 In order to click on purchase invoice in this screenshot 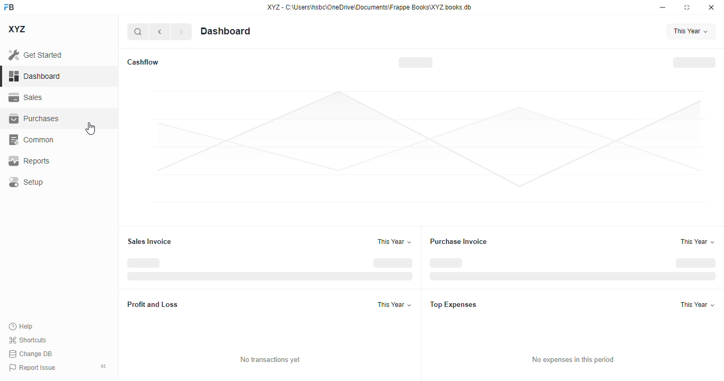, I will do `click(458, 241)`.